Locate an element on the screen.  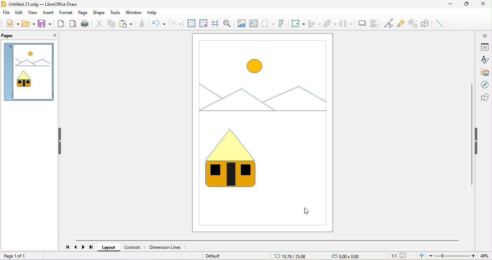
shapes is located at coordinates (483, 98).